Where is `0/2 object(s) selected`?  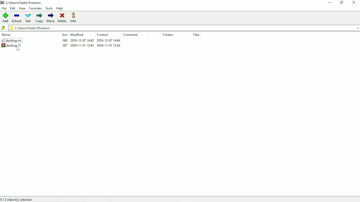
0/2 object(s) selected is located at coordinates (17, 199).